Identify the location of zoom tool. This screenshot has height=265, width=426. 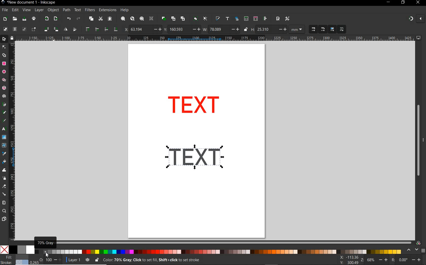
(4, 211).